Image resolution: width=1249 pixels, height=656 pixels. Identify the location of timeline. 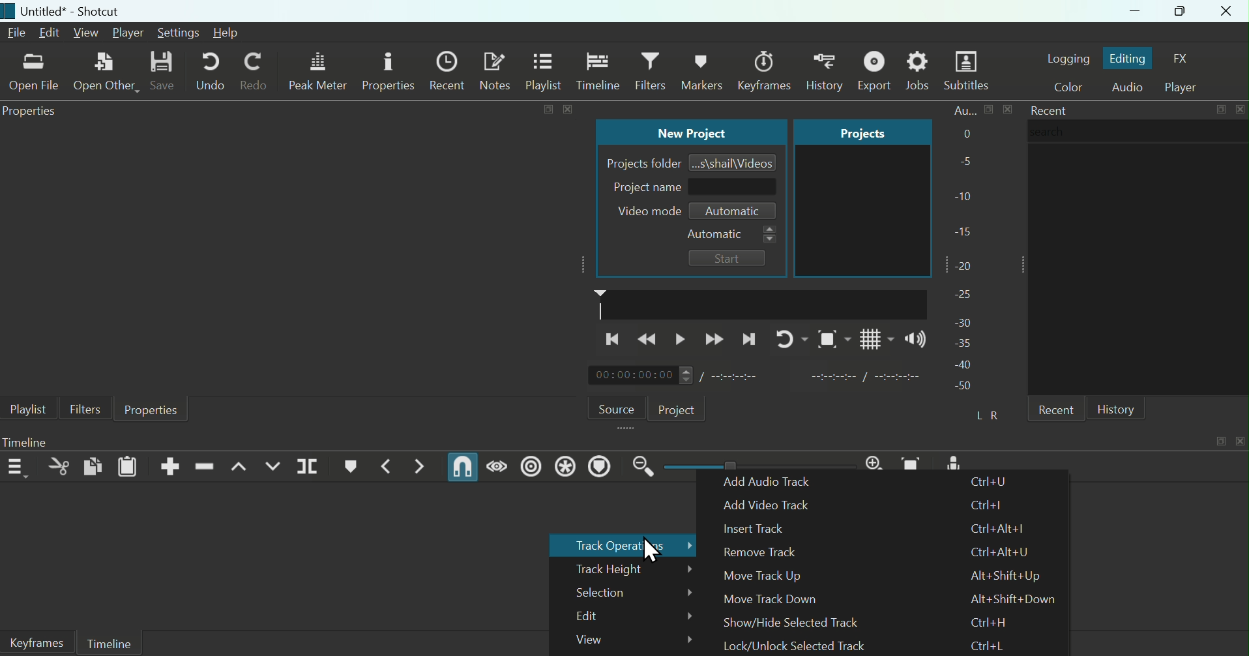
(761, 303).